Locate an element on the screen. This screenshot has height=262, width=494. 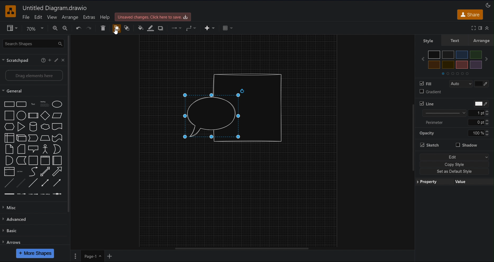
Circle is located at coordinates (21, 115).